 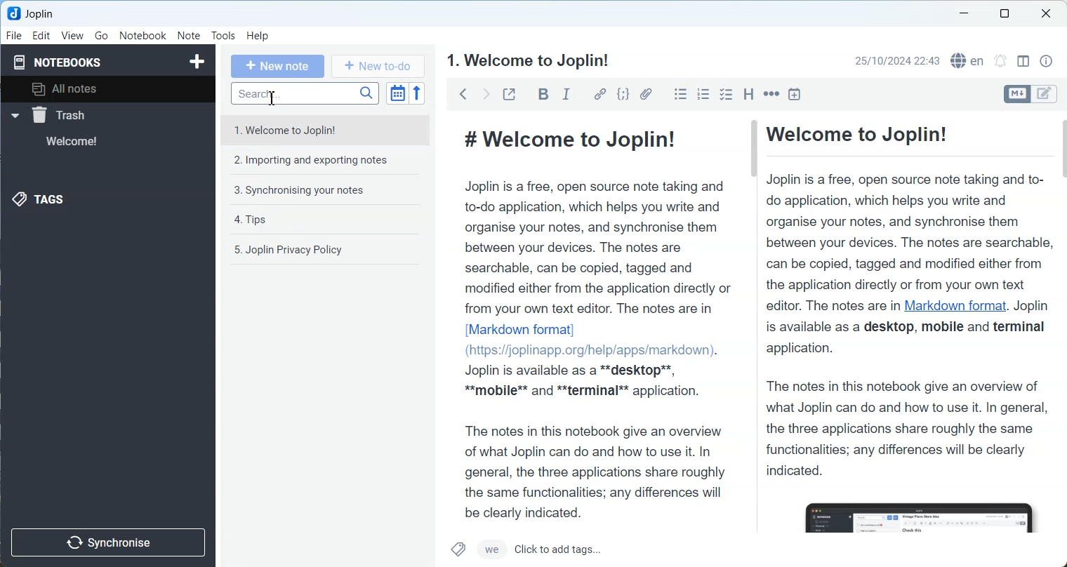 I want to click on verticle scrollbar, so click(x=1061, y=262).